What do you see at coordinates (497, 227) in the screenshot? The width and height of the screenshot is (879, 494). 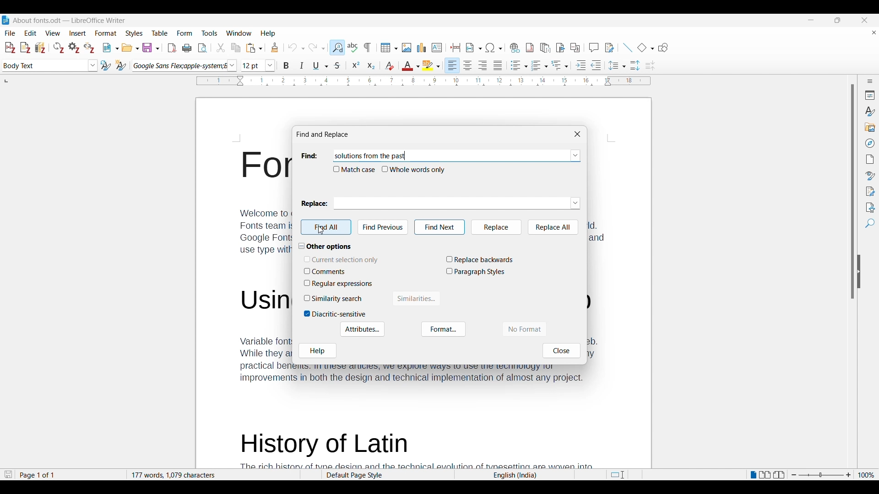 I see `Replace` at bounding box center [497, 227].